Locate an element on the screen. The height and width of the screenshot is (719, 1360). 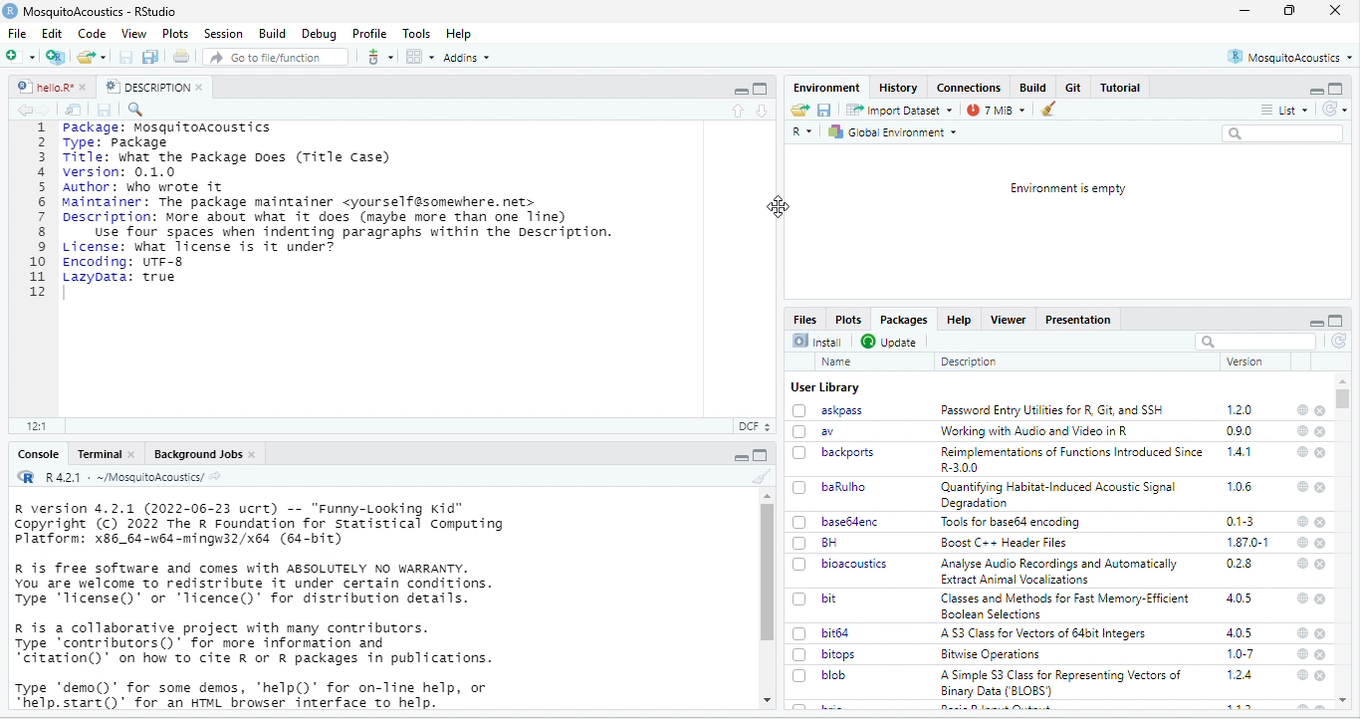
forward is located at coordinates (47, 110).